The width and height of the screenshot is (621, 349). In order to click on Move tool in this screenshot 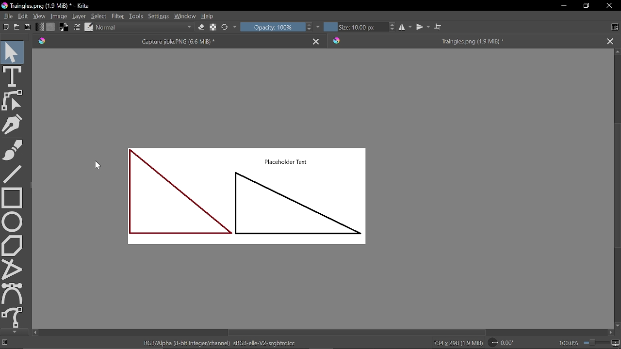, I will do `click(12, 50)`.